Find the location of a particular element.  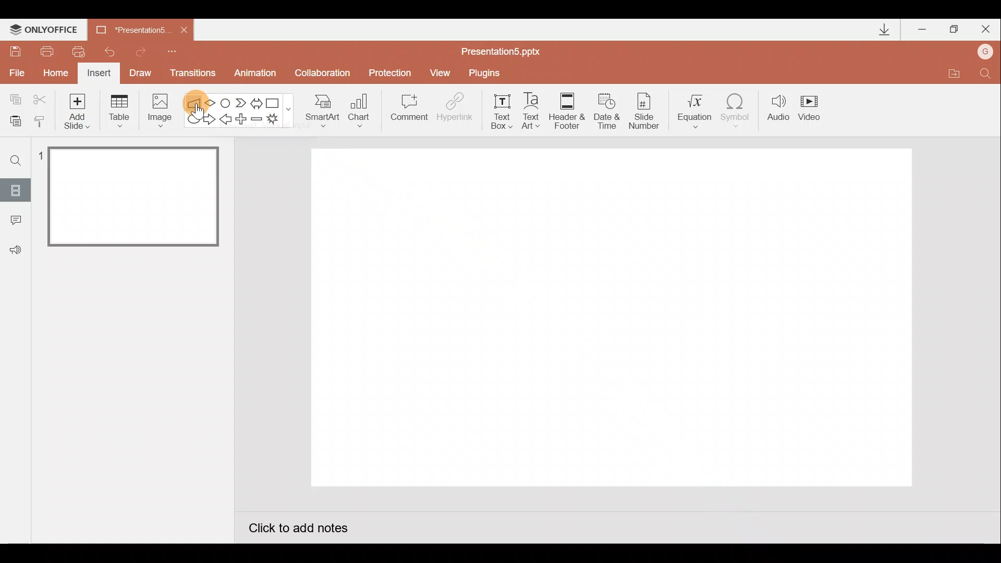

Left right arrow is located at coordinates (258, 101).